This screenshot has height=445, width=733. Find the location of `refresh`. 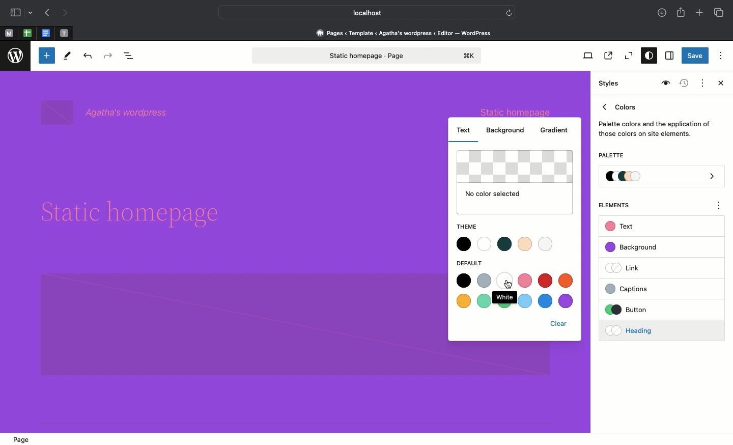

refresh is located at coordinates (509, 12).